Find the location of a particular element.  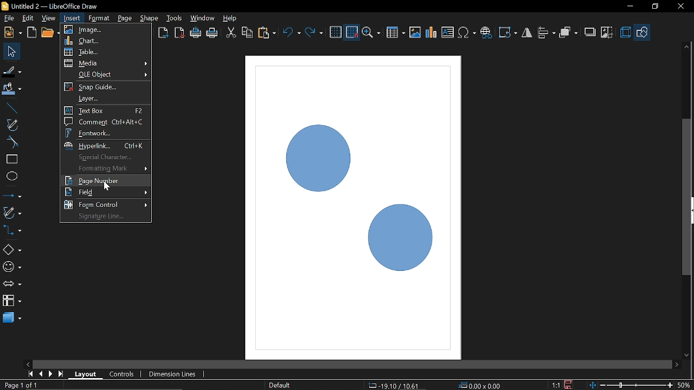

Rectangle is located at coordinates (11, 159).